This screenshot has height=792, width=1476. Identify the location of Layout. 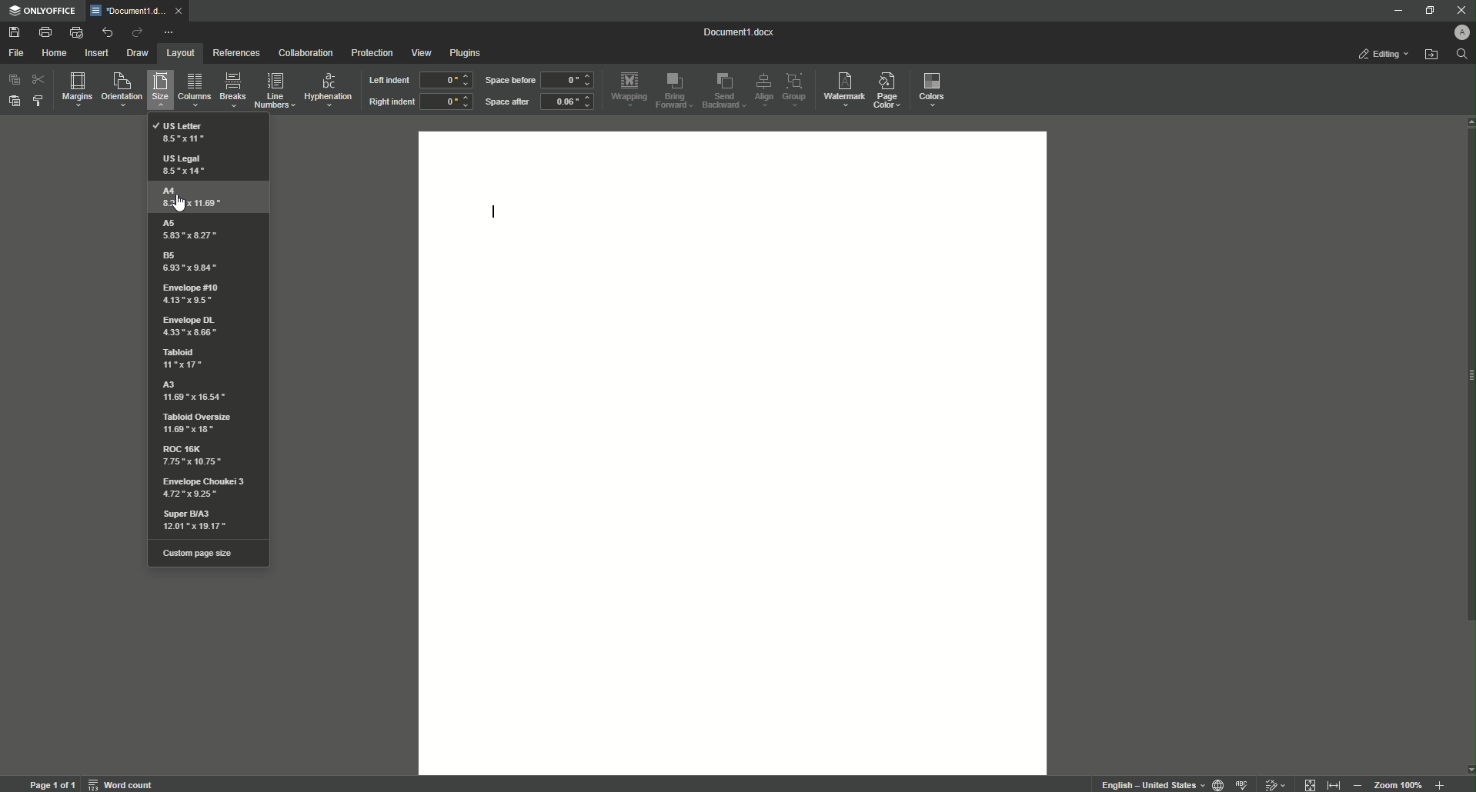
(177, 52).